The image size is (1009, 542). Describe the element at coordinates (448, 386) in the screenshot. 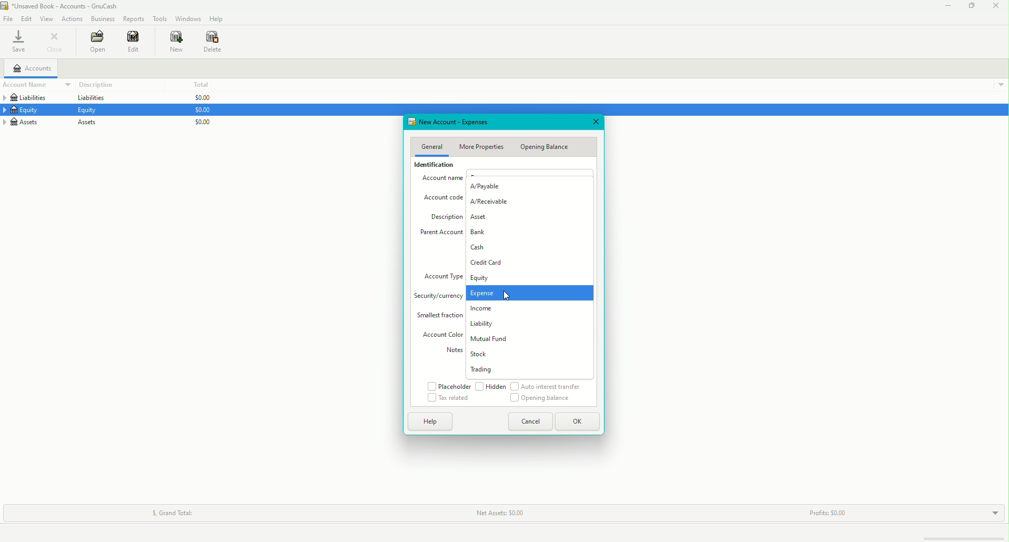

I see `Placeholder` at that location.